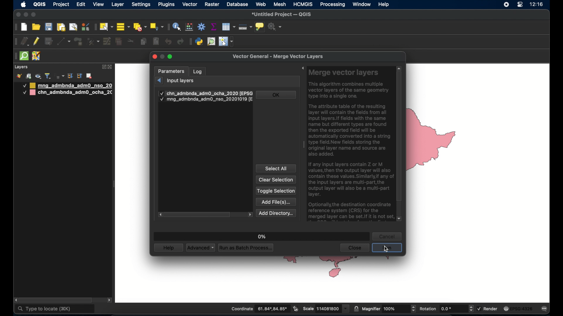 The width and height of the screenshot is (563, 316). I want to click on save project, so click(48, 27).